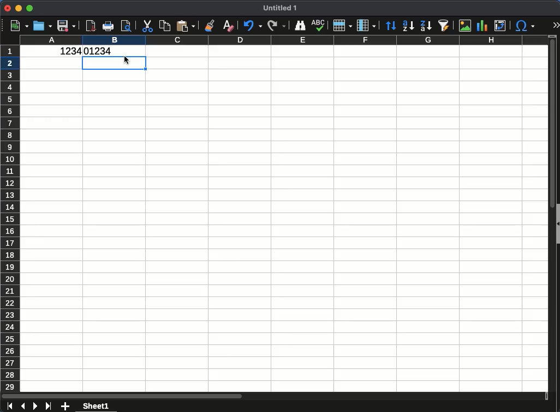  What do you see at coordinates (276, 25) in the screenshot?
I see `redo` at bounding box center [276, 25].